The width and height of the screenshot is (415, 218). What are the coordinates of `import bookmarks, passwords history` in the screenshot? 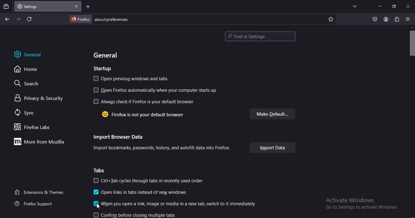 It's located at (168, 147).